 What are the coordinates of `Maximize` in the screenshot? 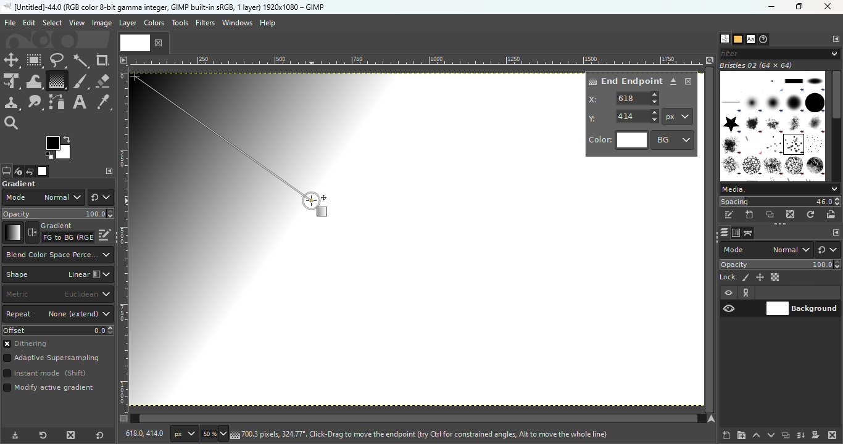 It's located at (802, 7).